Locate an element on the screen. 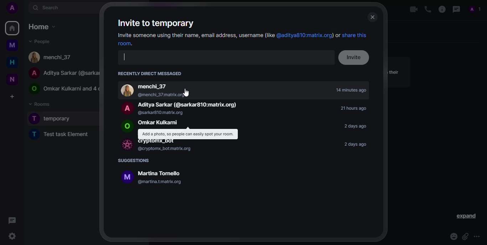 This screenshot has width=487, height=245. threads is located at coordinates (12, 220).